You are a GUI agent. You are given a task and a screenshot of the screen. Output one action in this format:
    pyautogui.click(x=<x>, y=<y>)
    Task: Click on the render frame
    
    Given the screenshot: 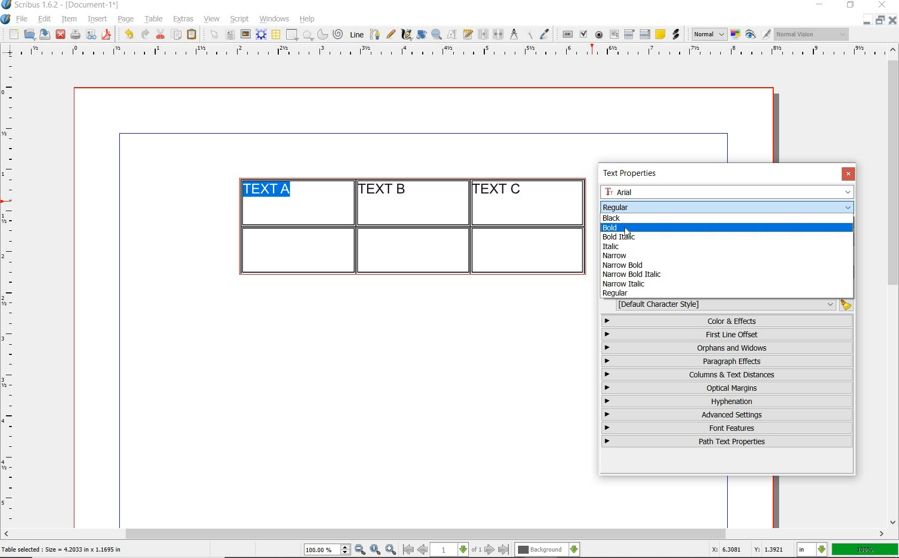 What is the action you would take?
    pyautogui.click(x=261, y=35)
    